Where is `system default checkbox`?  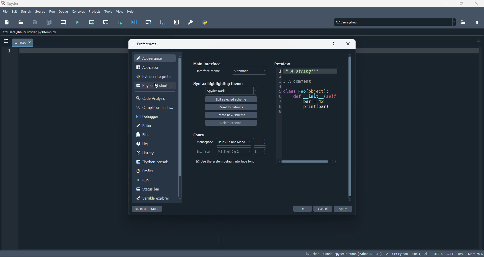 system default checkbox is located at coordinates (226, 162).